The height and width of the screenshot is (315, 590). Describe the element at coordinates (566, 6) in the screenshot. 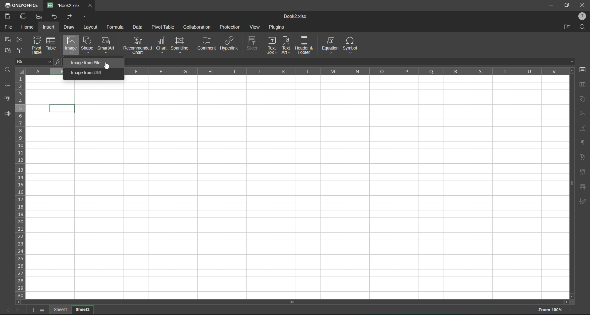

I see `maximize` at that location.